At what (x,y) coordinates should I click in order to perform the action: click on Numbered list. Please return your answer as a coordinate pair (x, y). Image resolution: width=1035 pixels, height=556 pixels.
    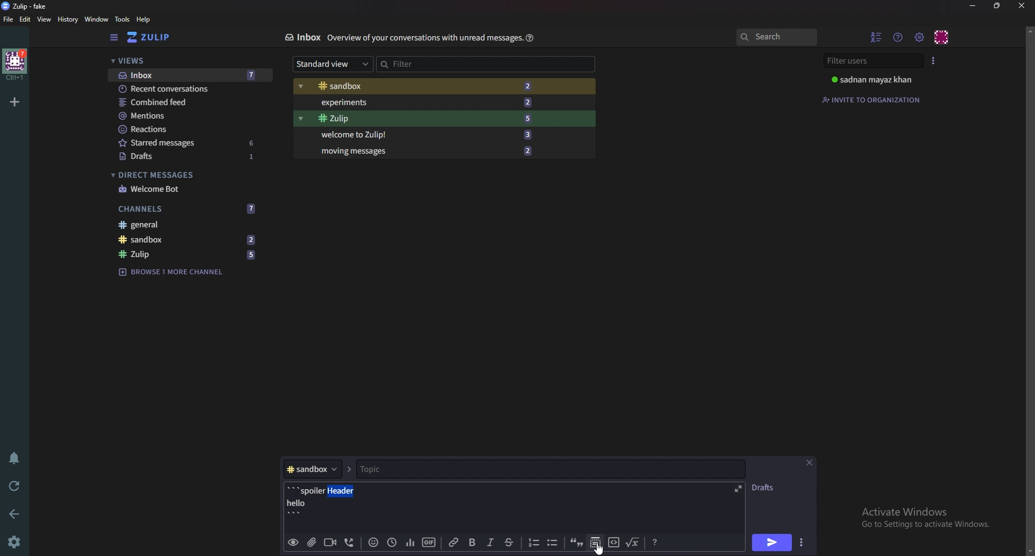
    Looking at the image, I should click on (533, 543).